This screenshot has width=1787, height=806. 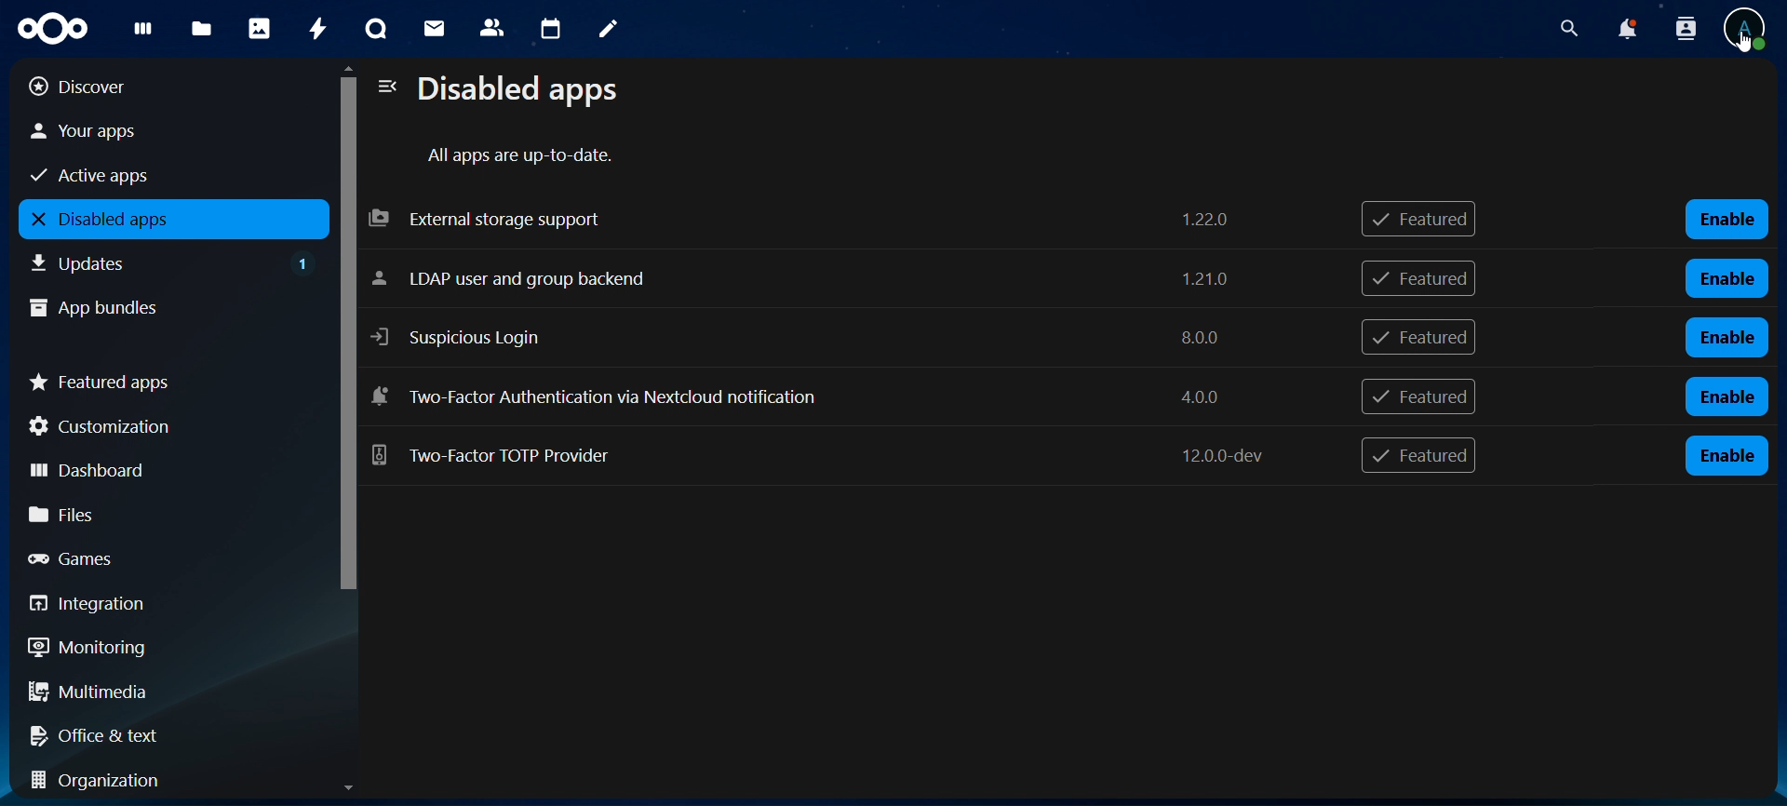 What do you see at coordinates (1730, 220) in the screenshot?
I see `nabled` at bounding box center [1730, 220].